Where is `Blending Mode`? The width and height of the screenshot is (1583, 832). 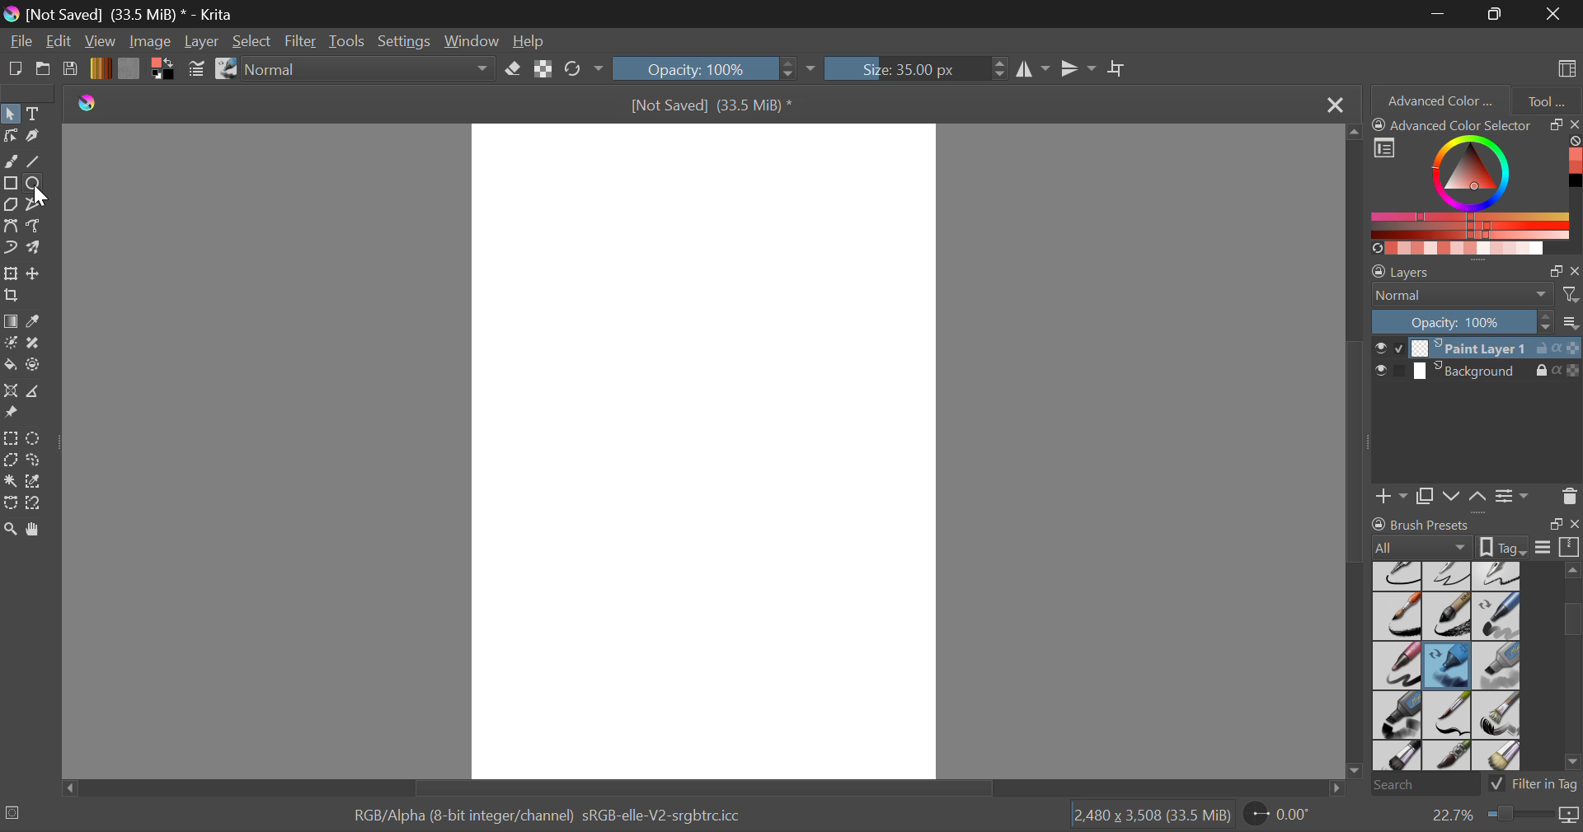
Blending Mode is located at coordinates (373, 70).